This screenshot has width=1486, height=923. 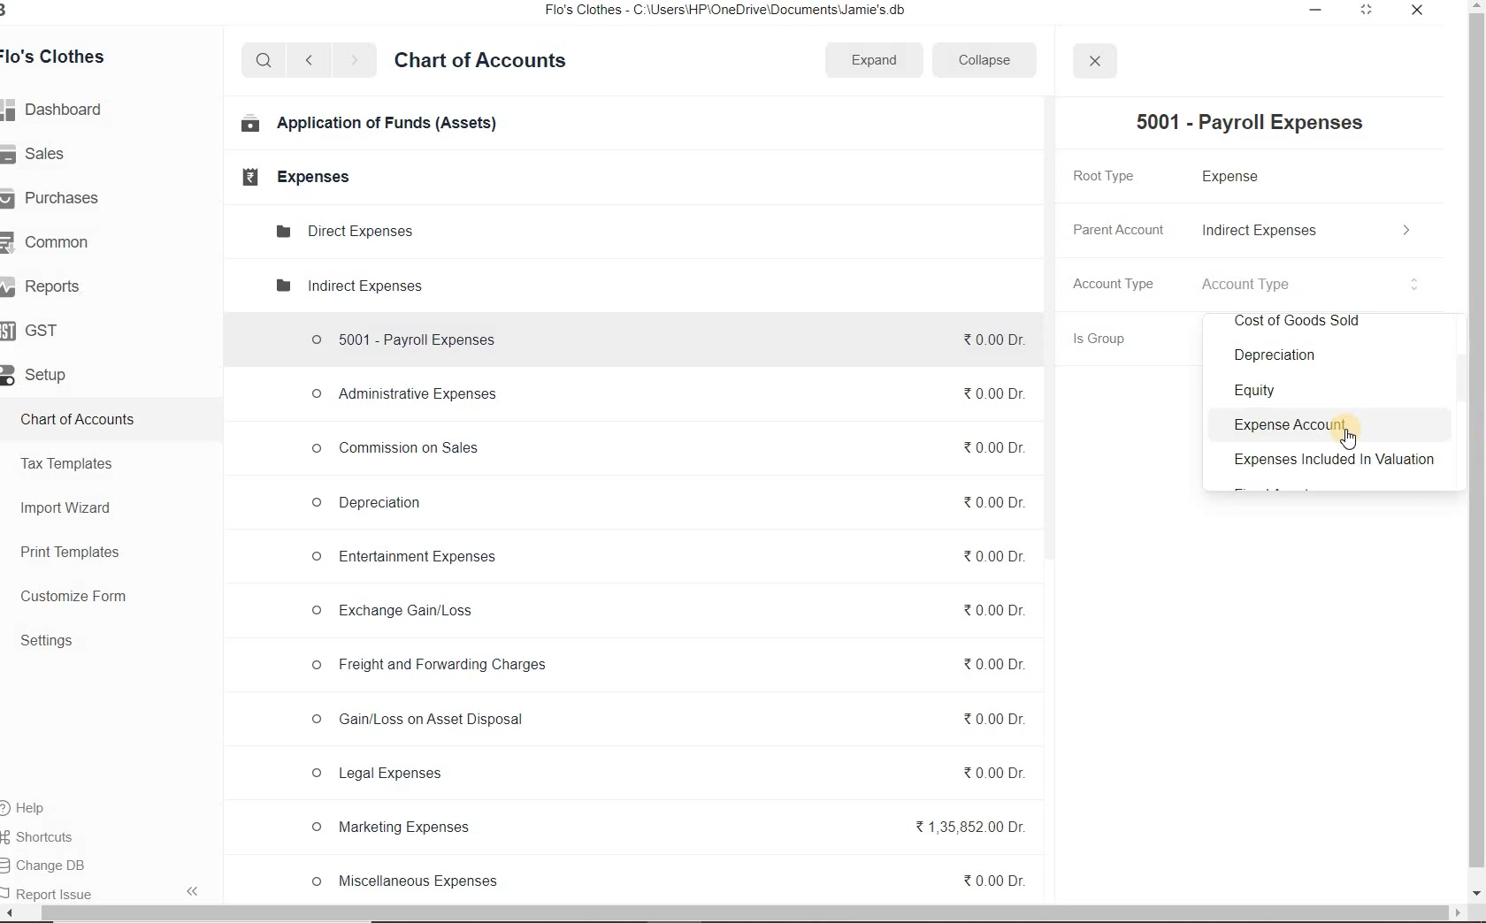 What do you see at coordinates (39, 331) in the screenshot?
I see `GST` at bounding box center [39, 331].